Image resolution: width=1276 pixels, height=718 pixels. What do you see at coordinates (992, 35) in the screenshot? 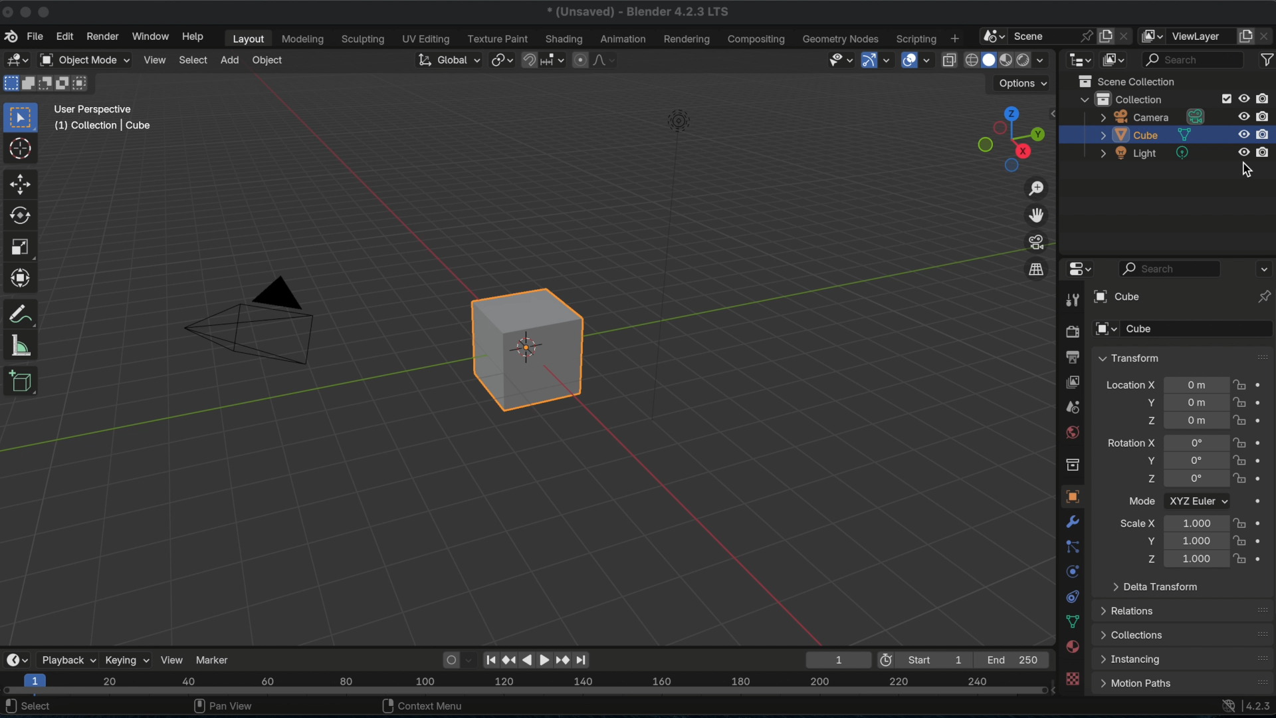
I see `browse scene to be linked` at bounding box center [992, 35].